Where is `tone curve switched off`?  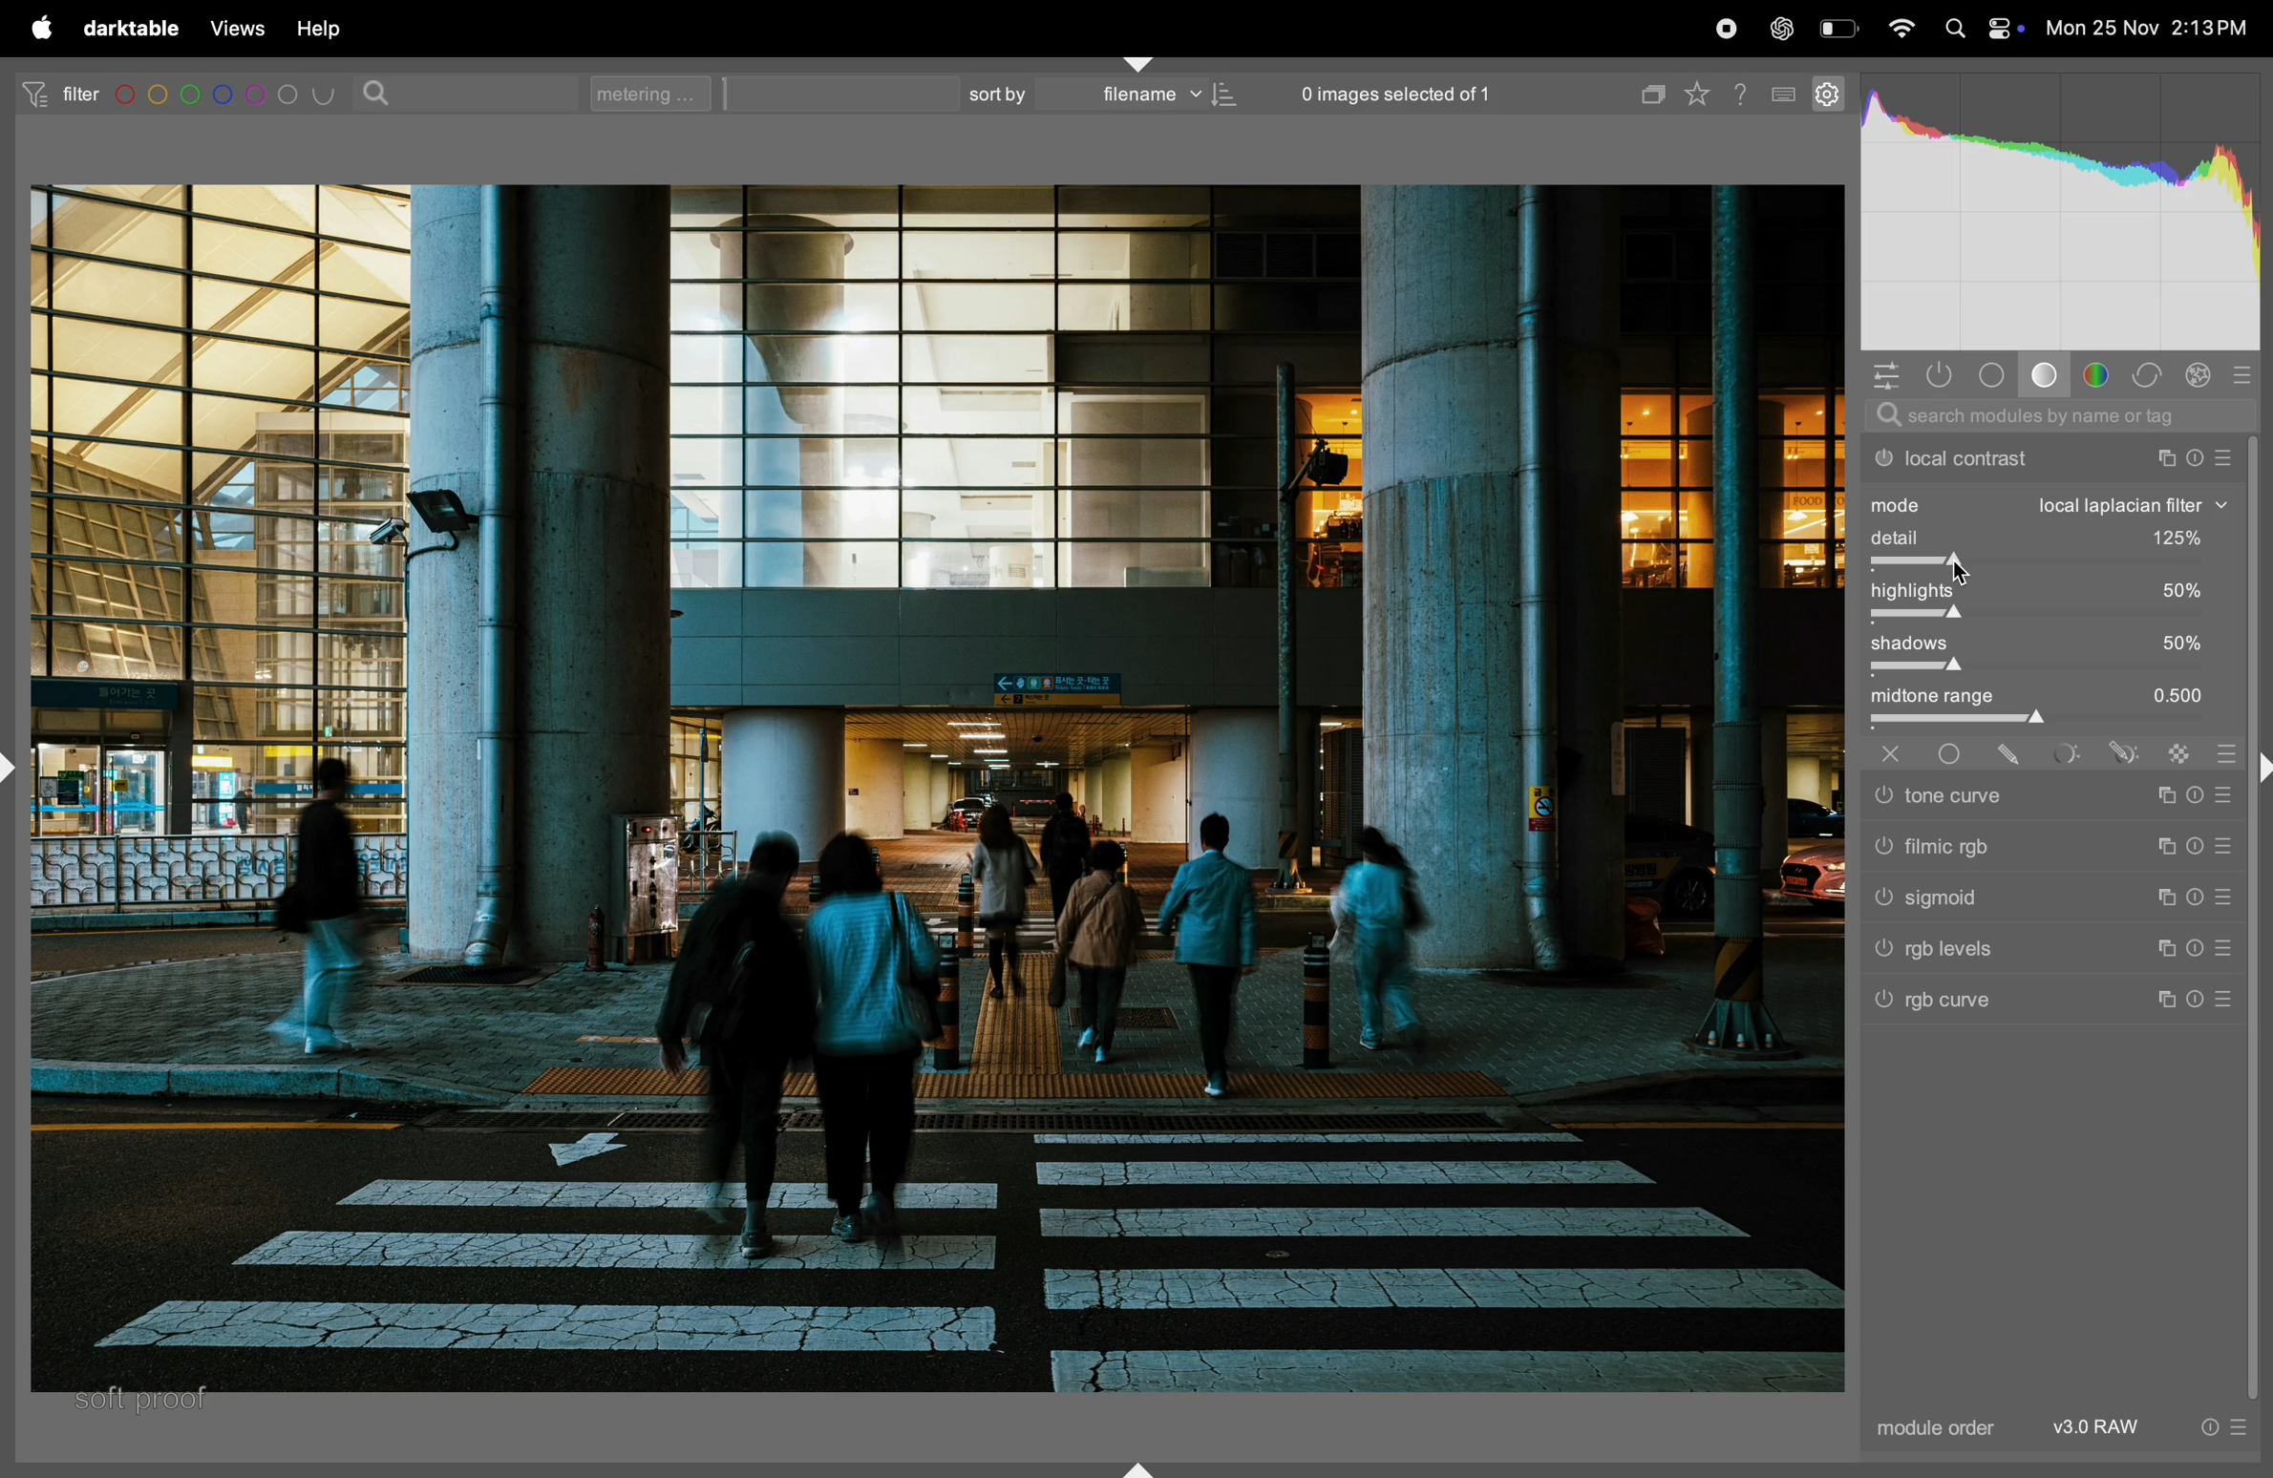
tone curve switched off is located at coordinates (1881, 796).